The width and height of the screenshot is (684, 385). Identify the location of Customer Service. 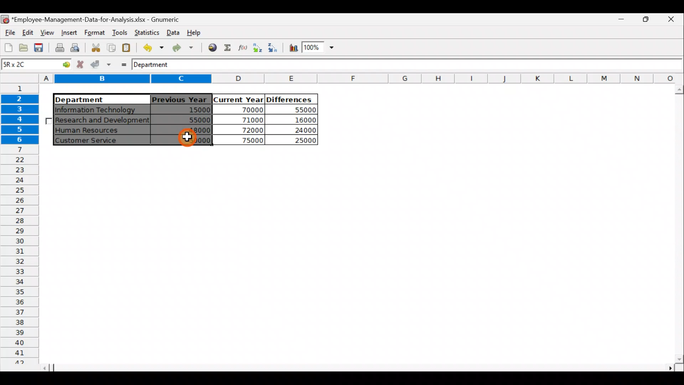
(94, 140).